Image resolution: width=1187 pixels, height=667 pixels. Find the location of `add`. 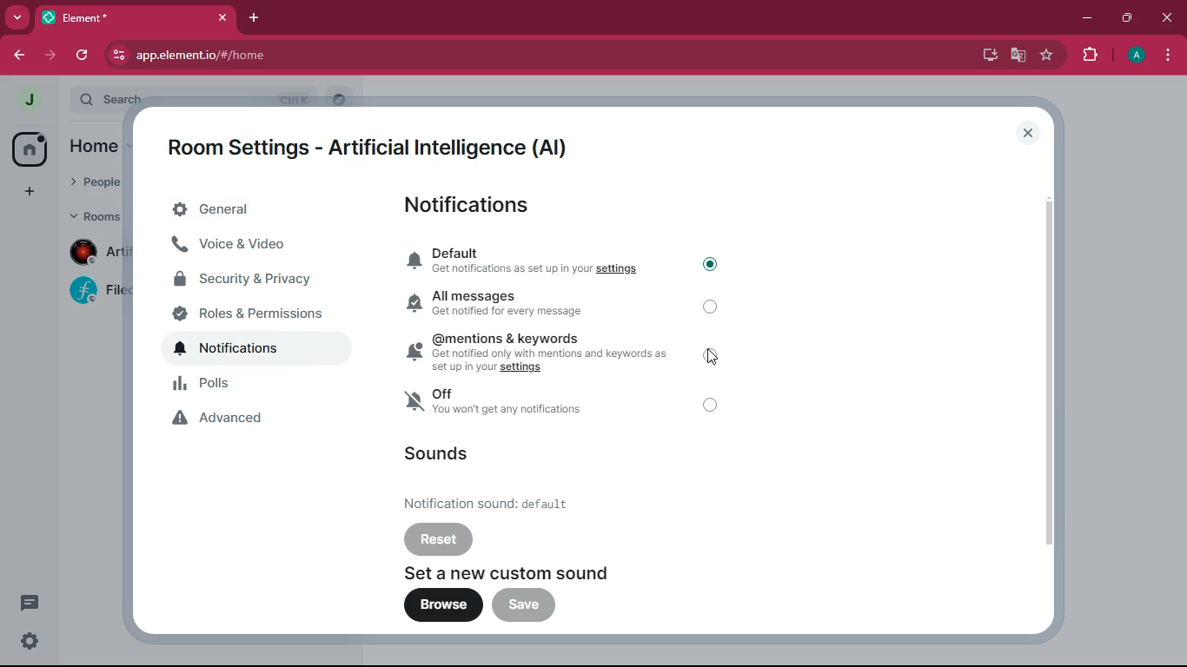

add is located at coordinates (30, 195).